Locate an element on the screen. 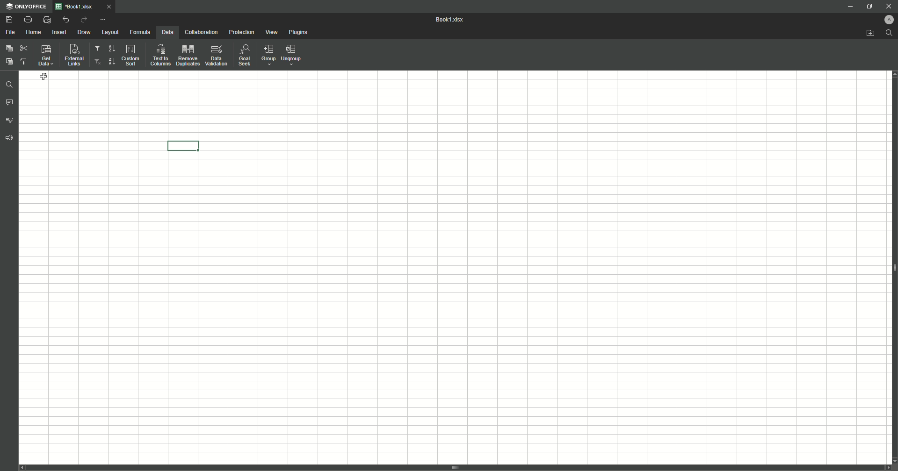 Image resolution: width=898 pixels, height=471 pixels. Print is located at coordinates (28, 20).